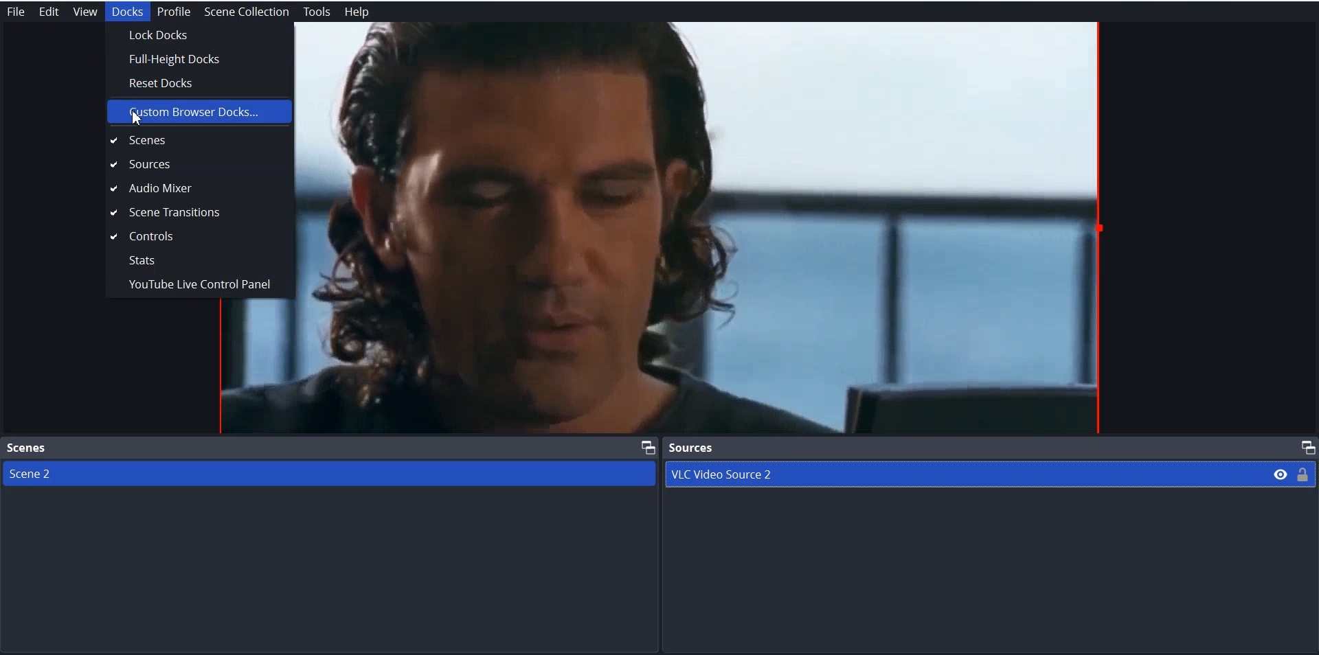 The width and height of the screenshot is (1319, 655). I want to click on Maximize, so click(1305, 447).